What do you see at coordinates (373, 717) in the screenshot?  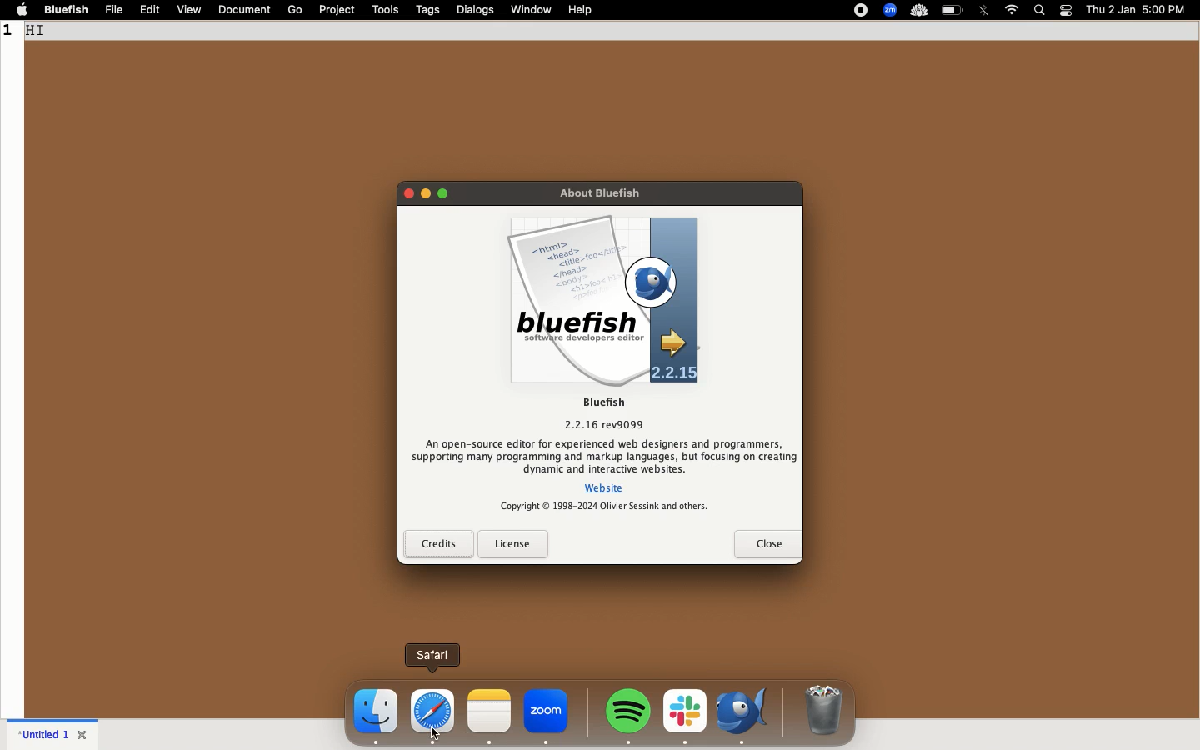 I see `finder` at bounding box center [373, 717].